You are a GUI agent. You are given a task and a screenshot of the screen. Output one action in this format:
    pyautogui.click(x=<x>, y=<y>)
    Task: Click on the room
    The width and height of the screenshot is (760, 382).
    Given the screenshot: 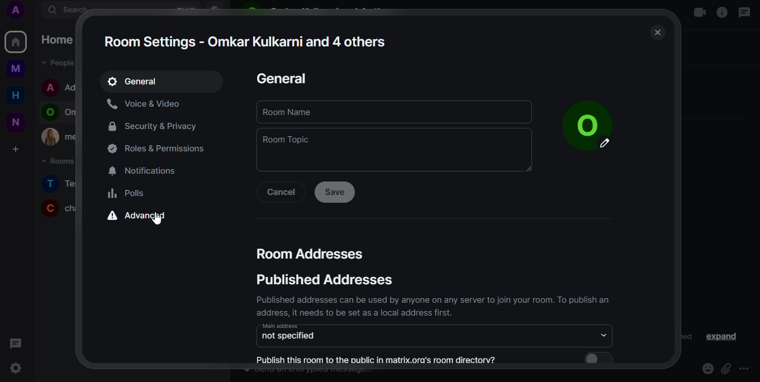 What is the action you would take?
    pyautogui.click(x=60, y=183)
    